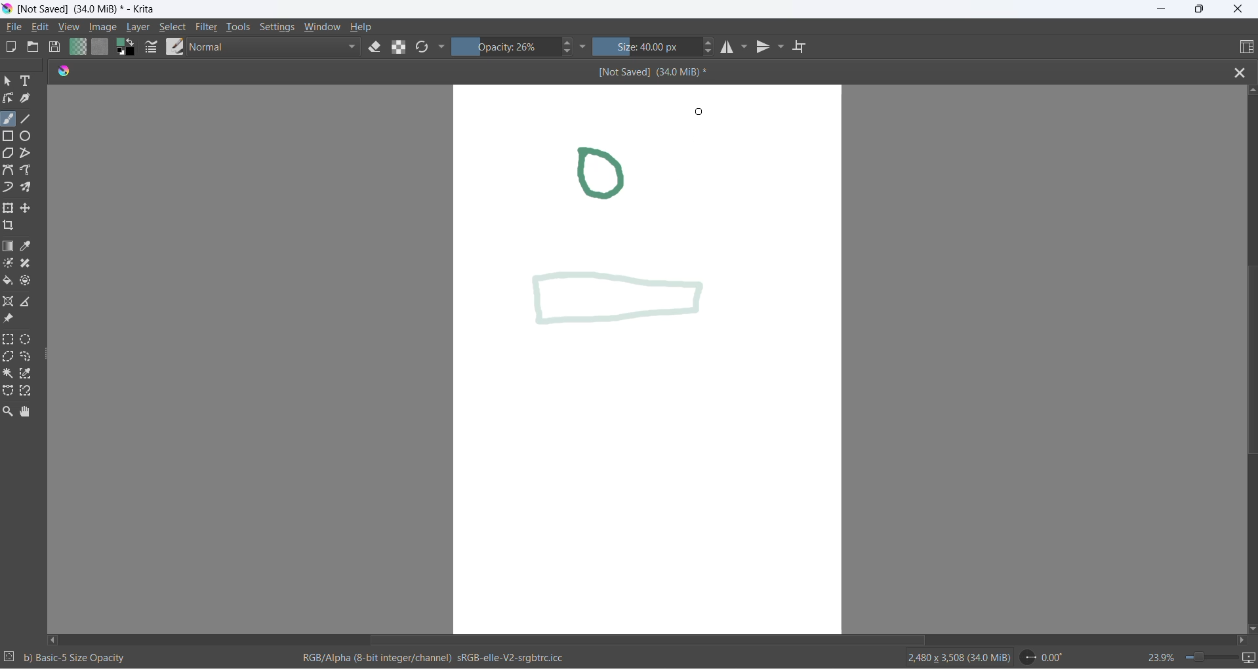 This screenshot has width=1258, height=669. I want to click on scroll down button, so click(1250, 628).